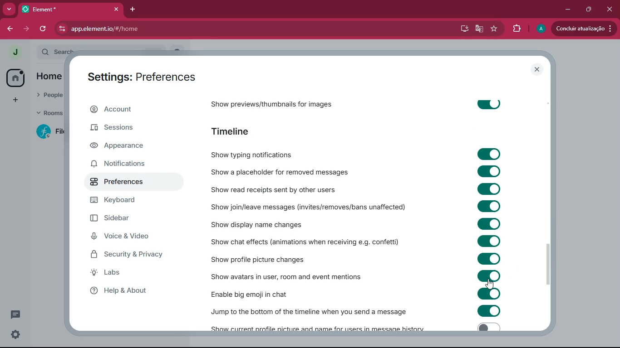 This screenshot has height=348, width=620. Describe the element at coordinates (127, 147) in the screenshot. I see `appearance` at that location.